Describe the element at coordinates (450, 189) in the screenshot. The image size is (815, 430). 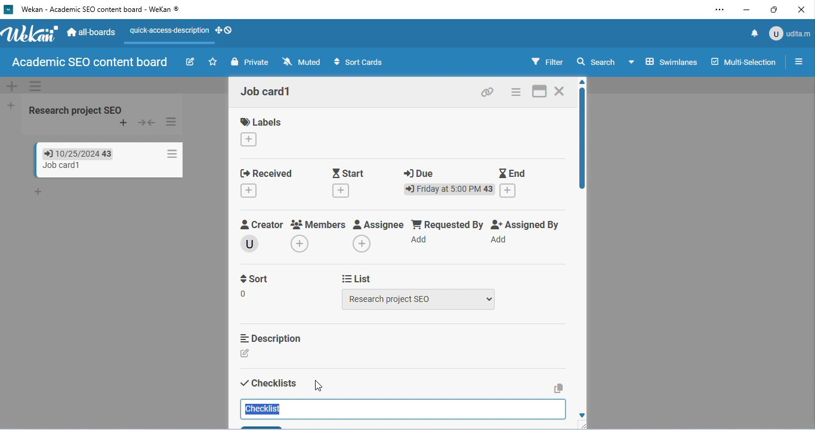
I see `due date and time` at that location.